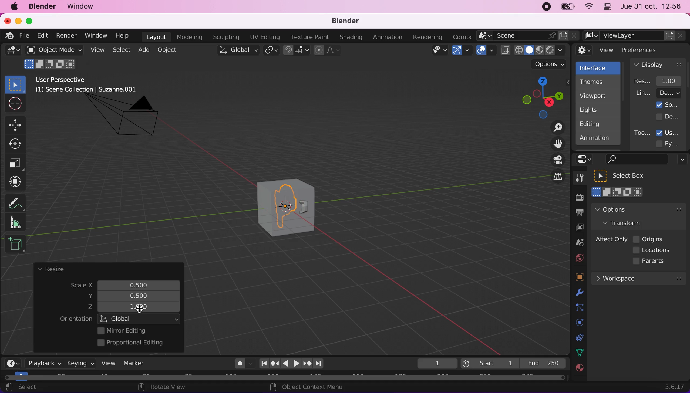 The height and width of the screenshot is (393, 690). I want to click on help, so click(123, 35).